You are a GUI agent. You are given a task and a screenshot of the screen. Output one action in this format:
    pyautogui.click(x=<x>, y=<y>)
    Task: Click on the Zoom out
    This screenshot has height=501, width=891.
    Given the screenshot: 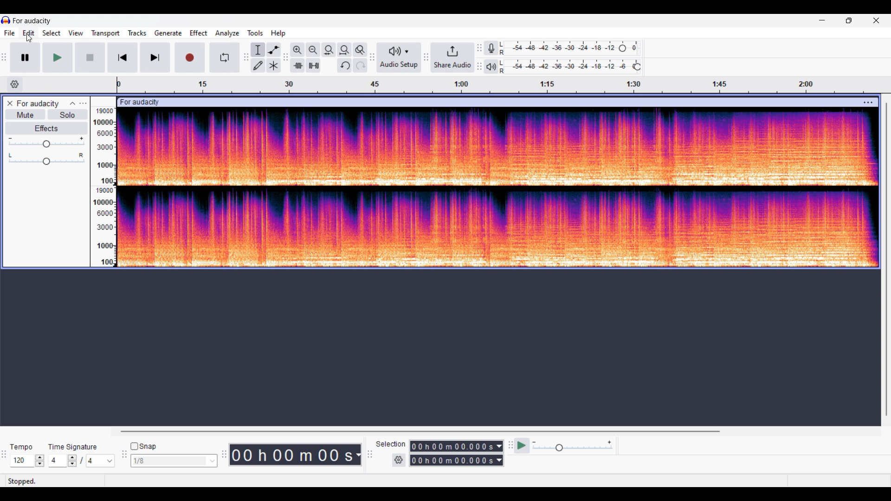 What is the action you would take?
    pyautogui.click(x=314, y=50)
    